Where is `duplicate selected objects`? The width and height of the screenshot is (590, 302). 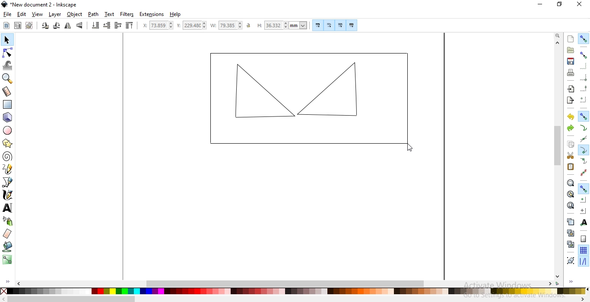
duplicate selected objects is located at coordinates (570, 221).